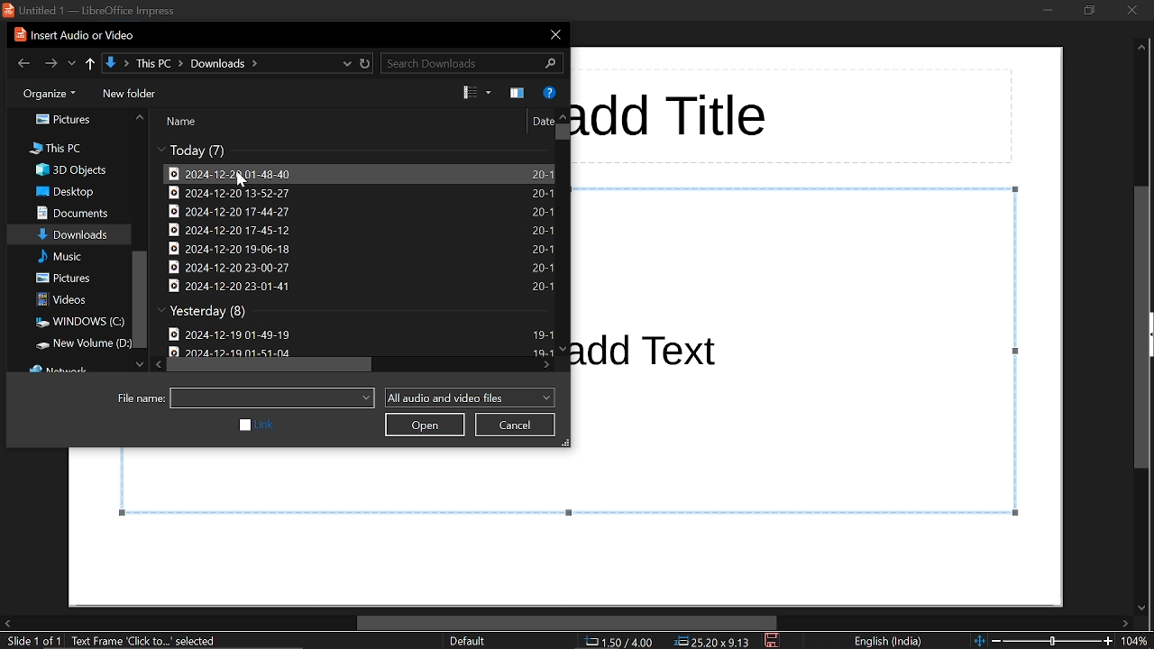 The height and width of the screenshot is (649, 1154). Describe the element at coordinates (1128, 13) in the screenshot. I see `close` at that location.